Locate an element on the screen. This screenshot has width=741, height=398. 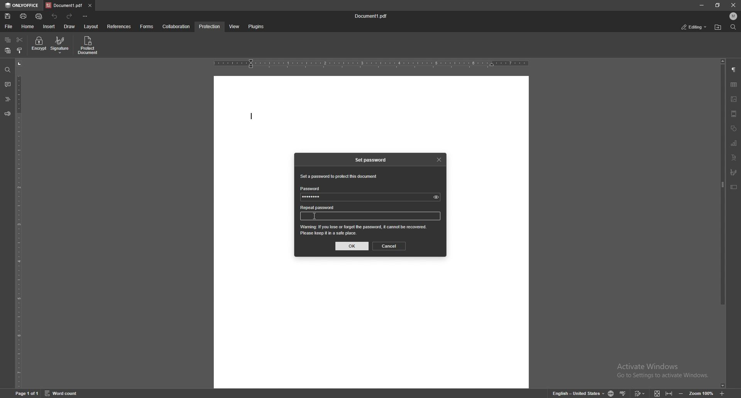
feedback is located at coordinates (7, 114).